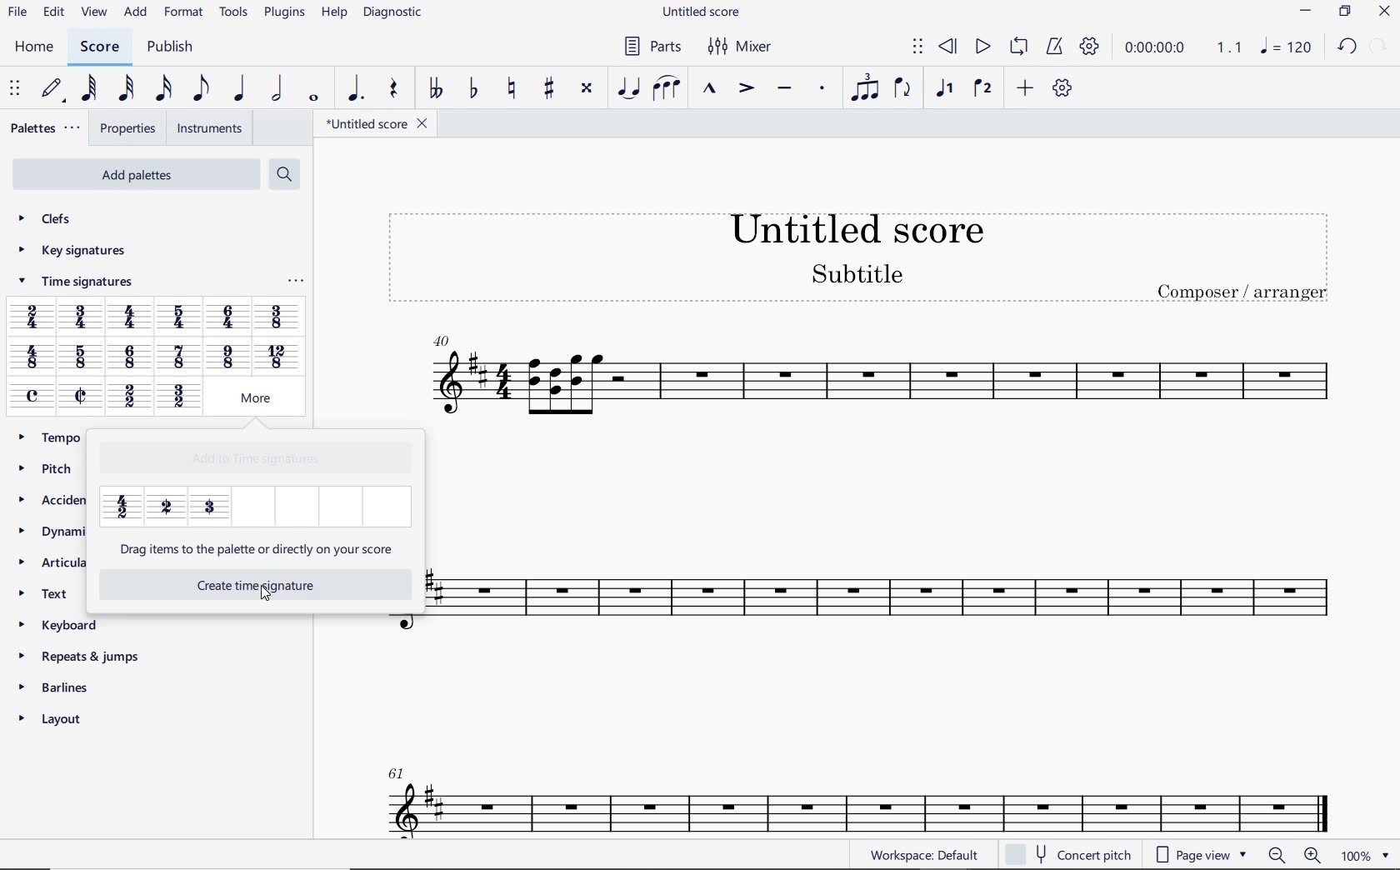 Image resolution: width=1400 pixels, height=870 pixels. I want to click on TEXT, so click(50, 592).